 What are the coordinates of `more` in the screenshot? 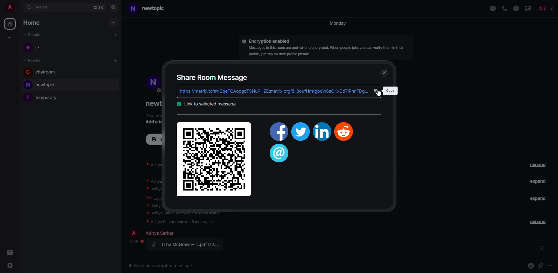 It's located at (549, 265).